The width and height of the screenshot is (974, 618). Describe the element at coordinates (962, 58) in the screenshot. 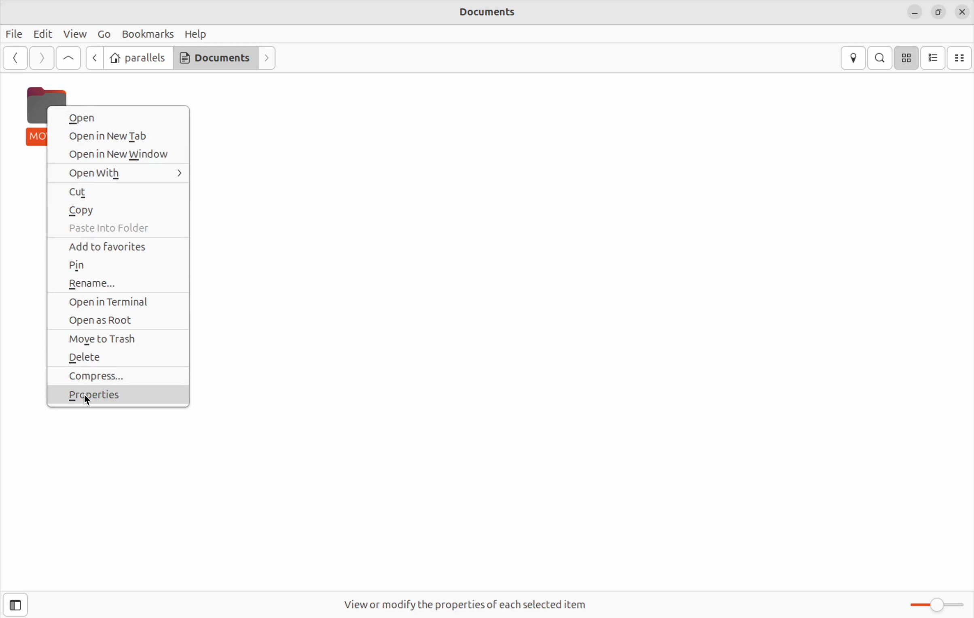

I see `Compact view` at that location.